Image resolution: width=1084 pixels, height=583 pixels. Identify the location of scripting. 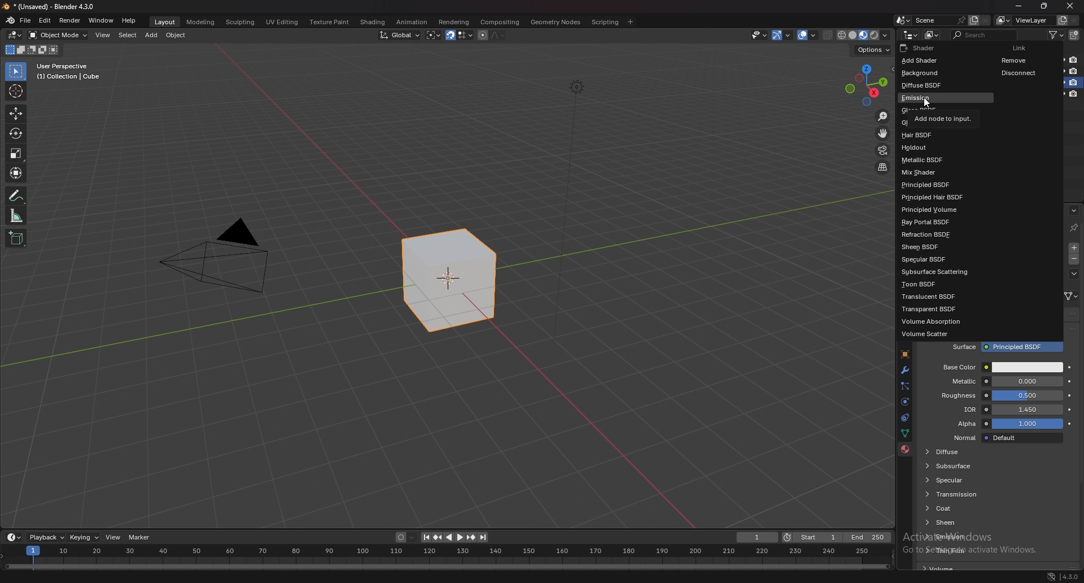
(606, 21).